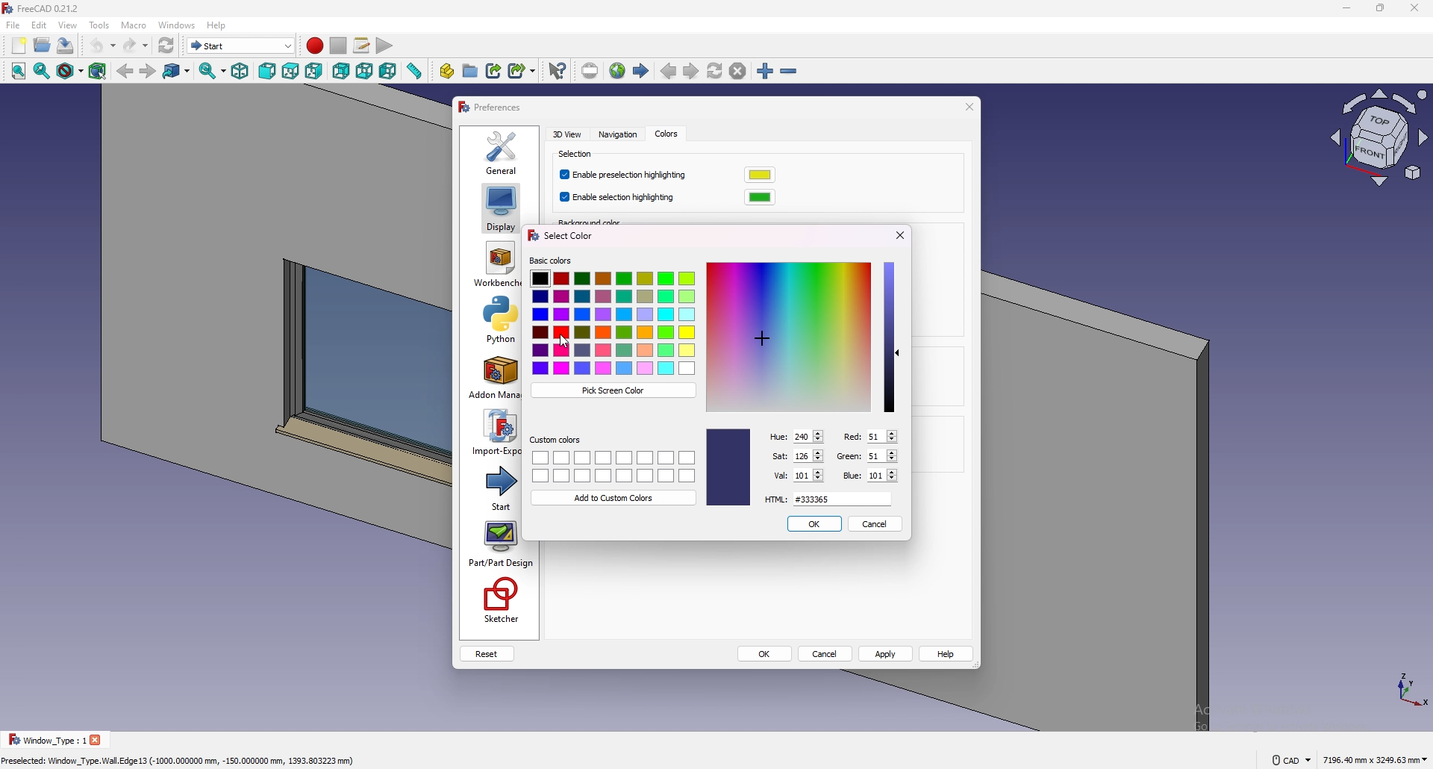 The image size is (1433, 769). Describe the element at coordinates (363, 46) in the screenshot. I see `macros` at that location.